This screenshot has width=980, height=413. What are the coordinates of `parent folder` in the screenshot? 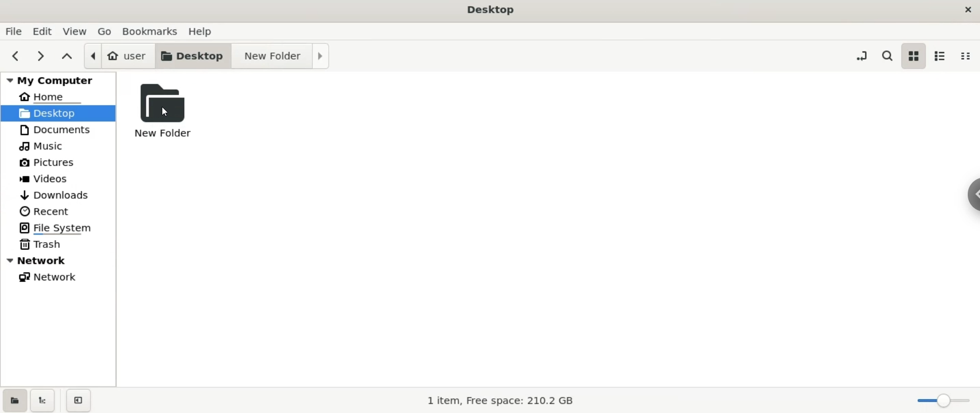 It's located at (69, 57).